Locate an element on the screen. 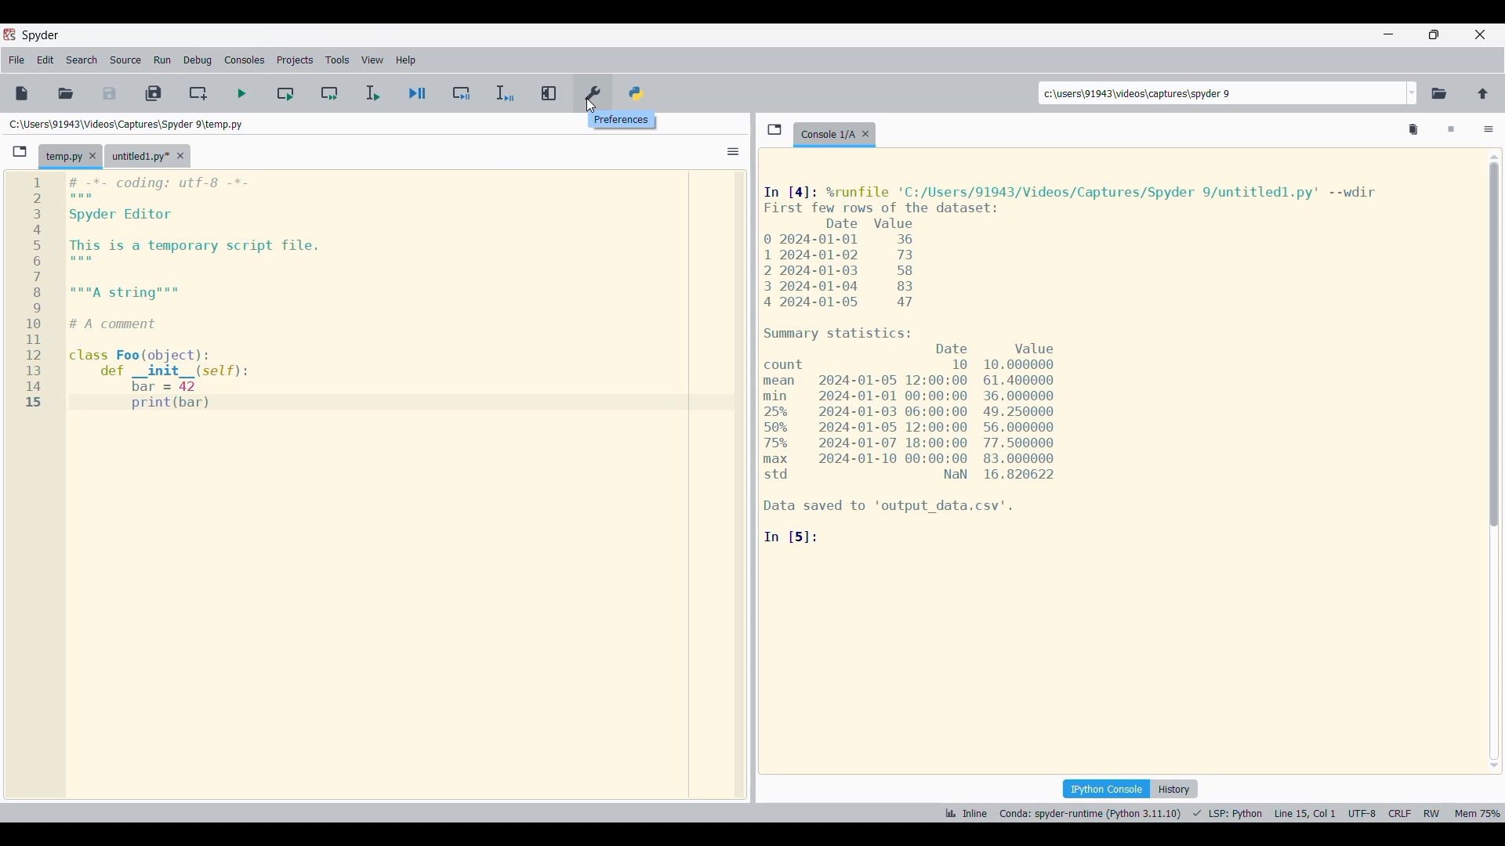 This screenshot has width=1505, height=846. IPython console is located at coordinates (1106, 789).